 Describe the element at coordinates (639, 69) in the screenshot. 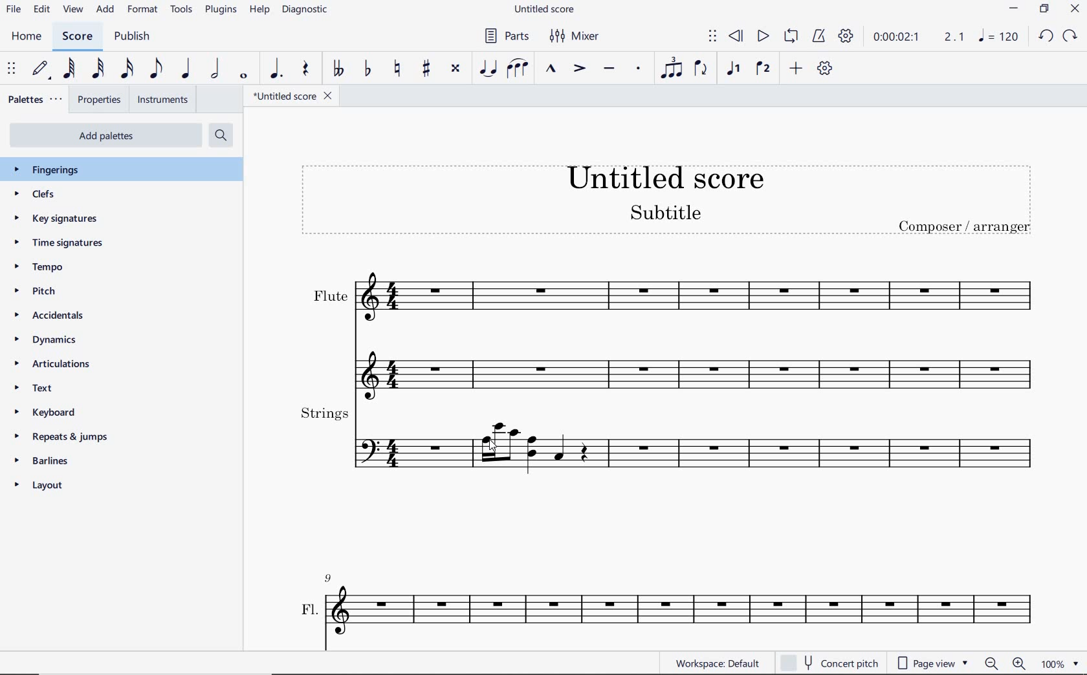

I see `staccato` at that location.